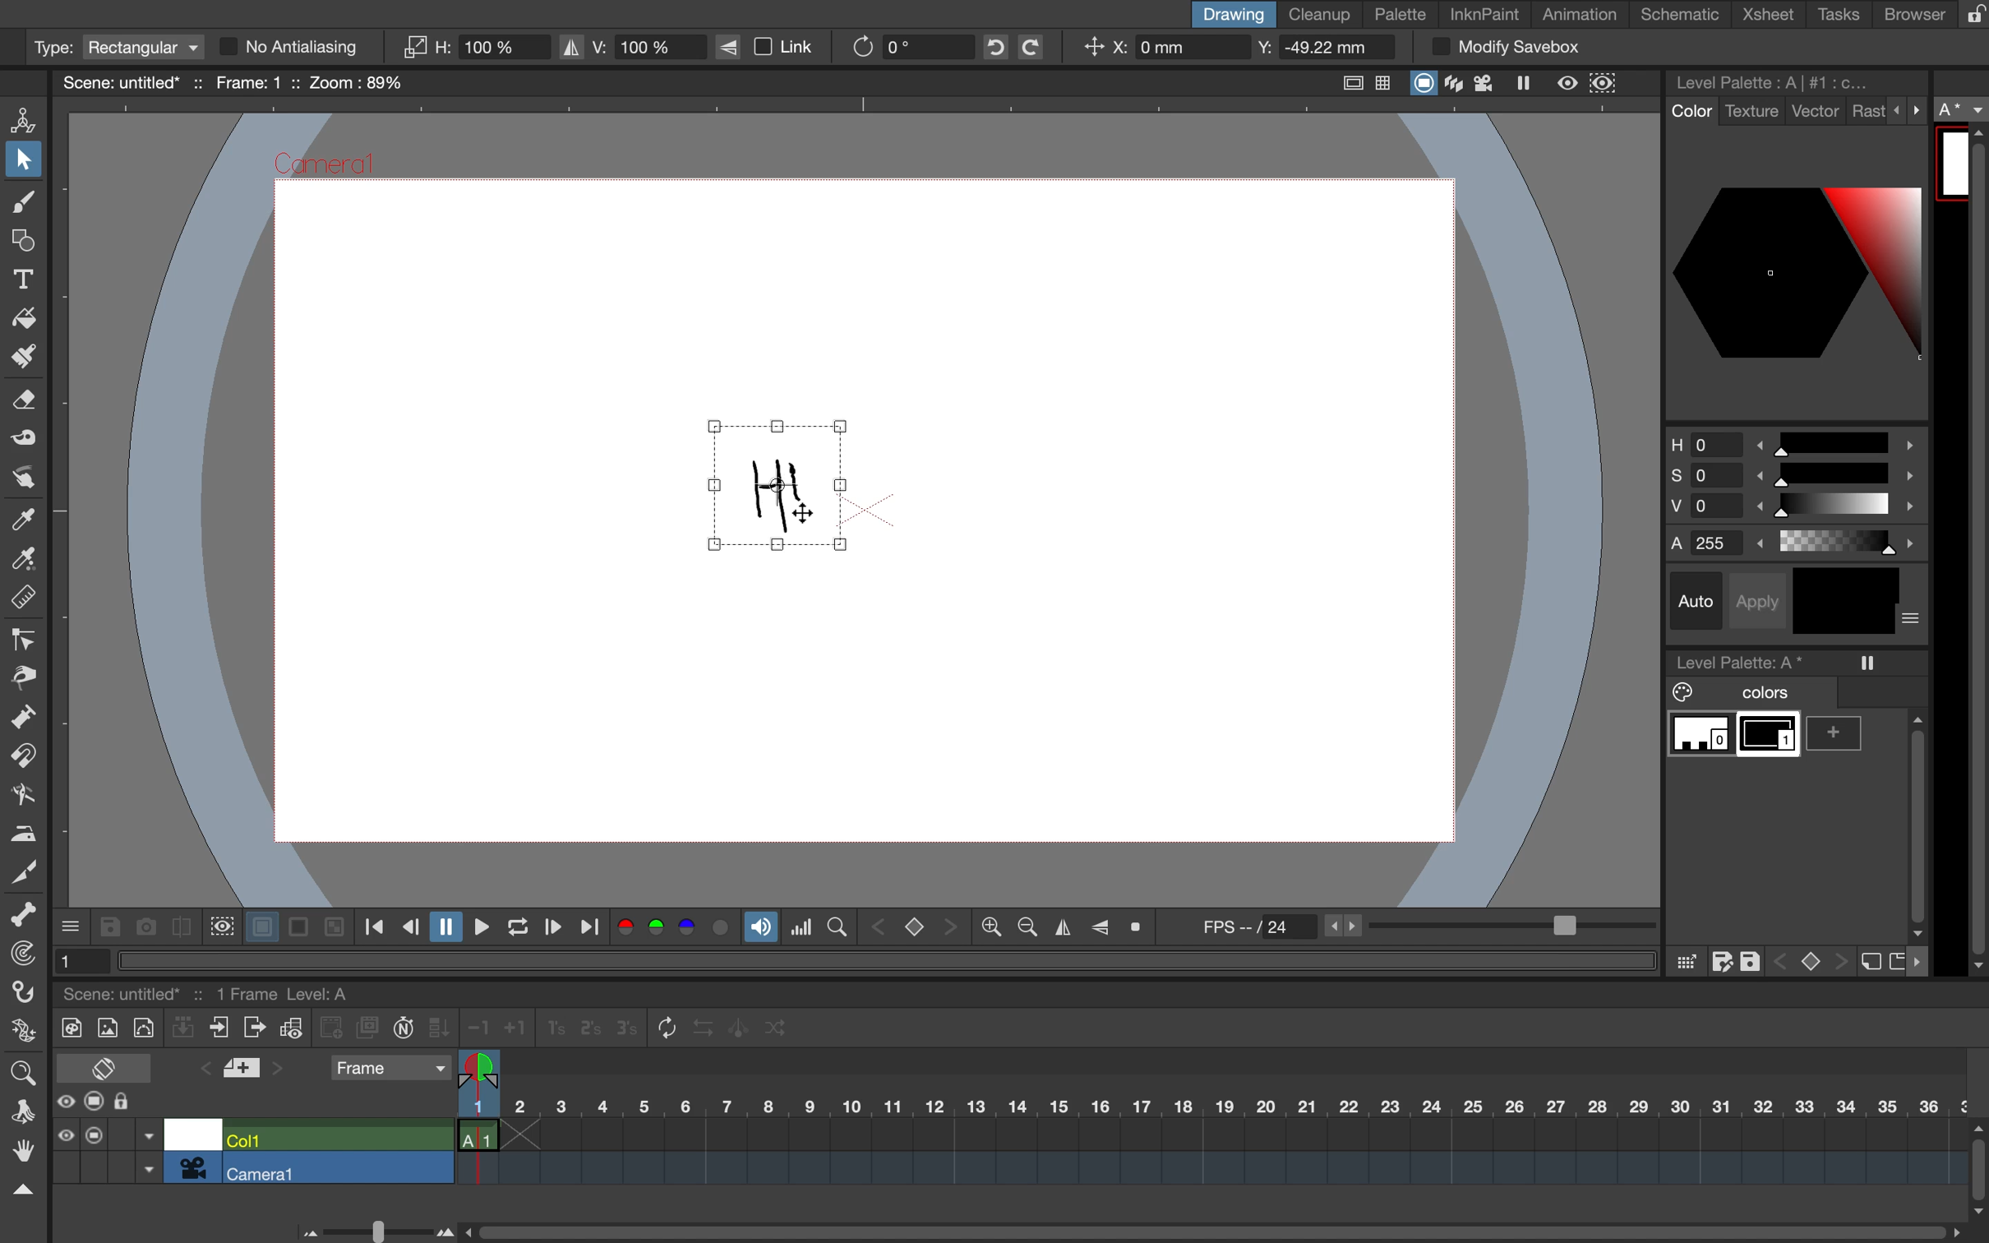 Image resolution: width=1989 pixels, height=1243 pixels. Describe the element at coordinates (1487, 83) in the screenshot. I see `camera view` at that location.